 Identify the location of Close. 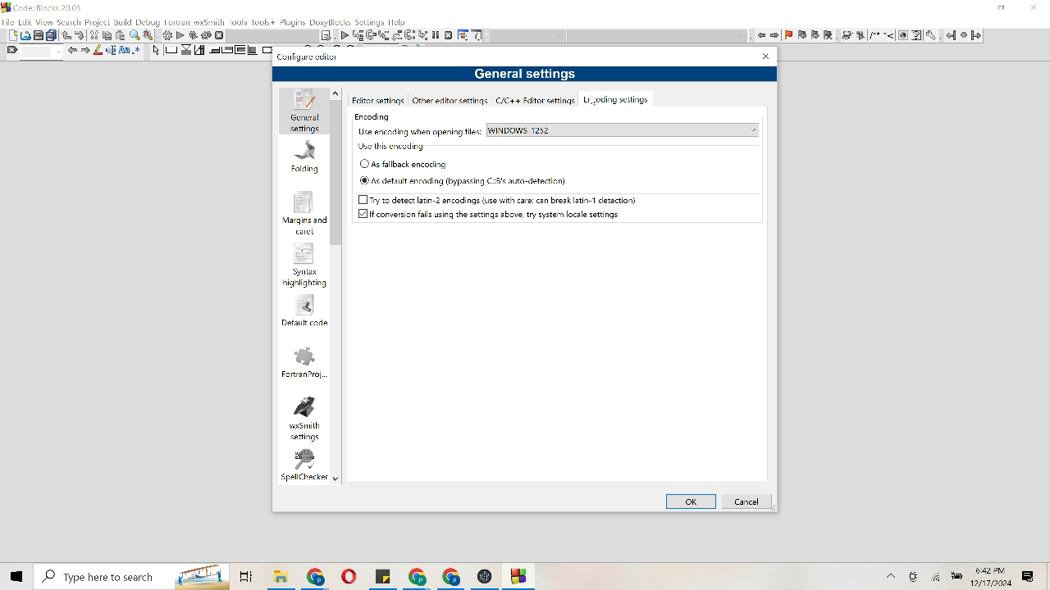
(1034, 8).